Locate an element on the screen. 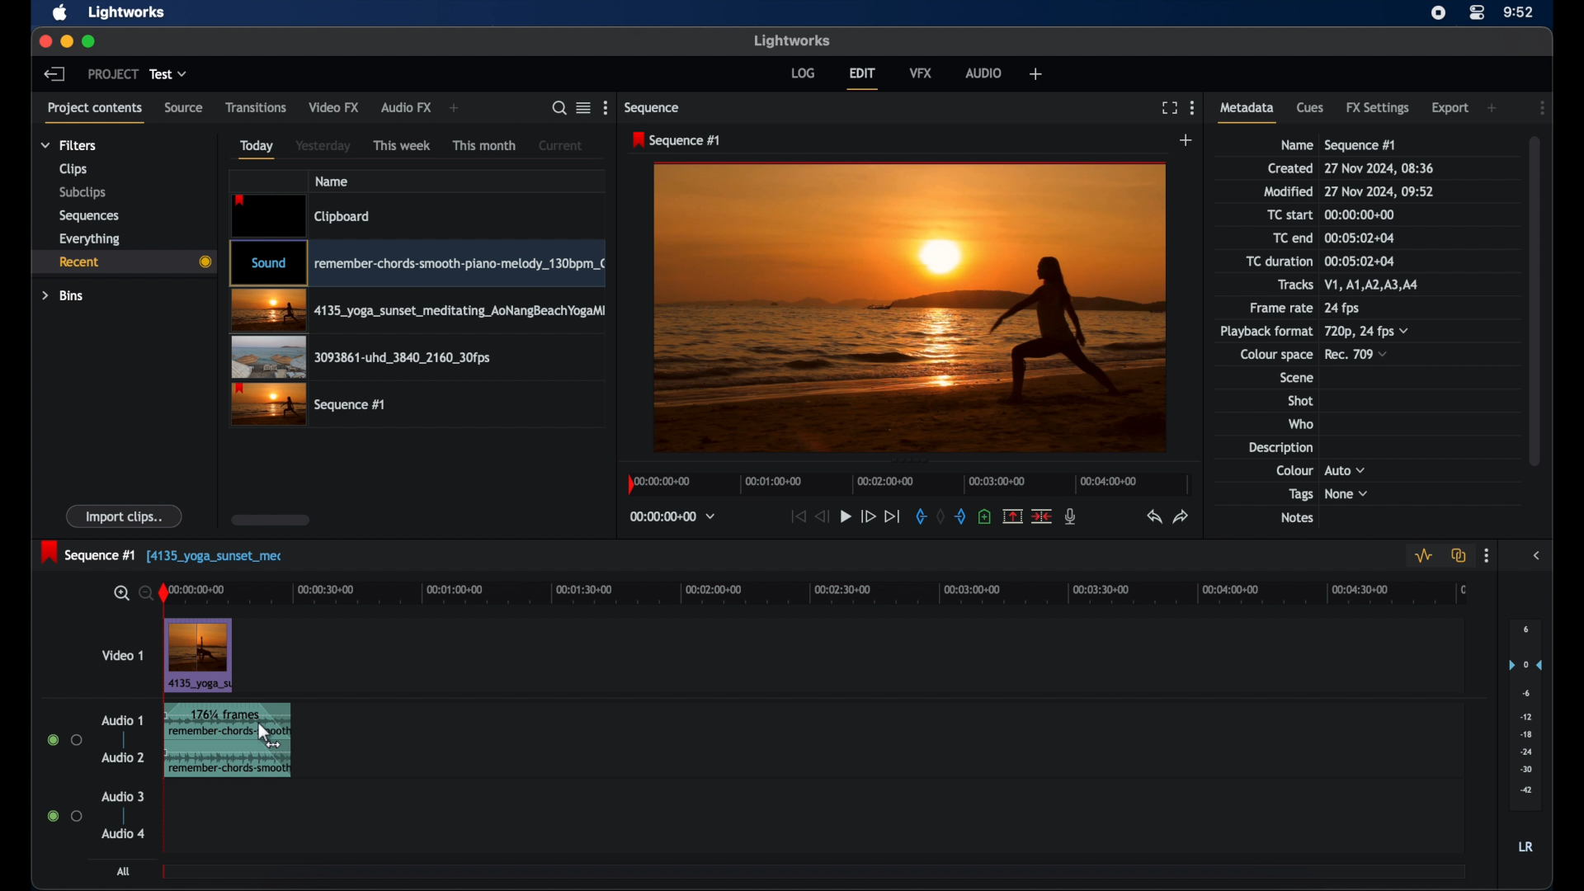  scene is located at coordinates (1295, 378).